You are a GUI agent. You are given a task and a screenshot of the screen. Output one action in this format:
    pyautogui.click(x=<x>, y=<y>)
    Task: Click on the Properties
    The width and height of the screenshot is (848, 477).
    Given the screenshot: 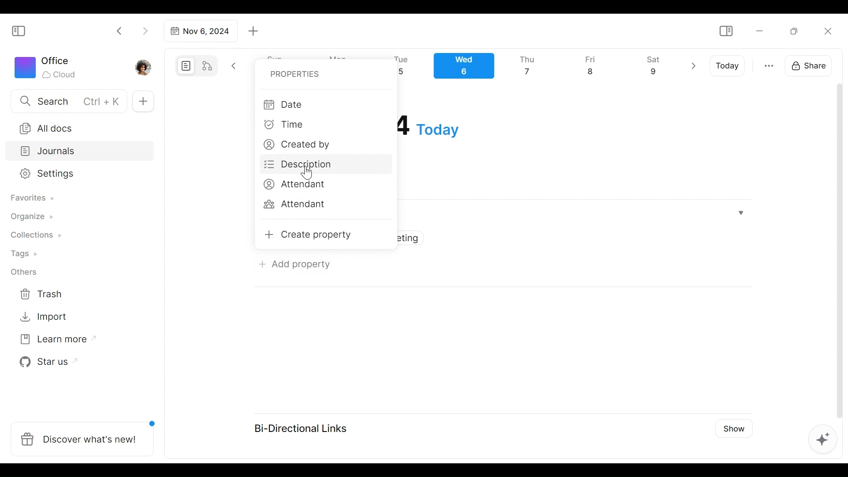 What is the action you would take?
    pyautogui.click(x=292, y=73)
    